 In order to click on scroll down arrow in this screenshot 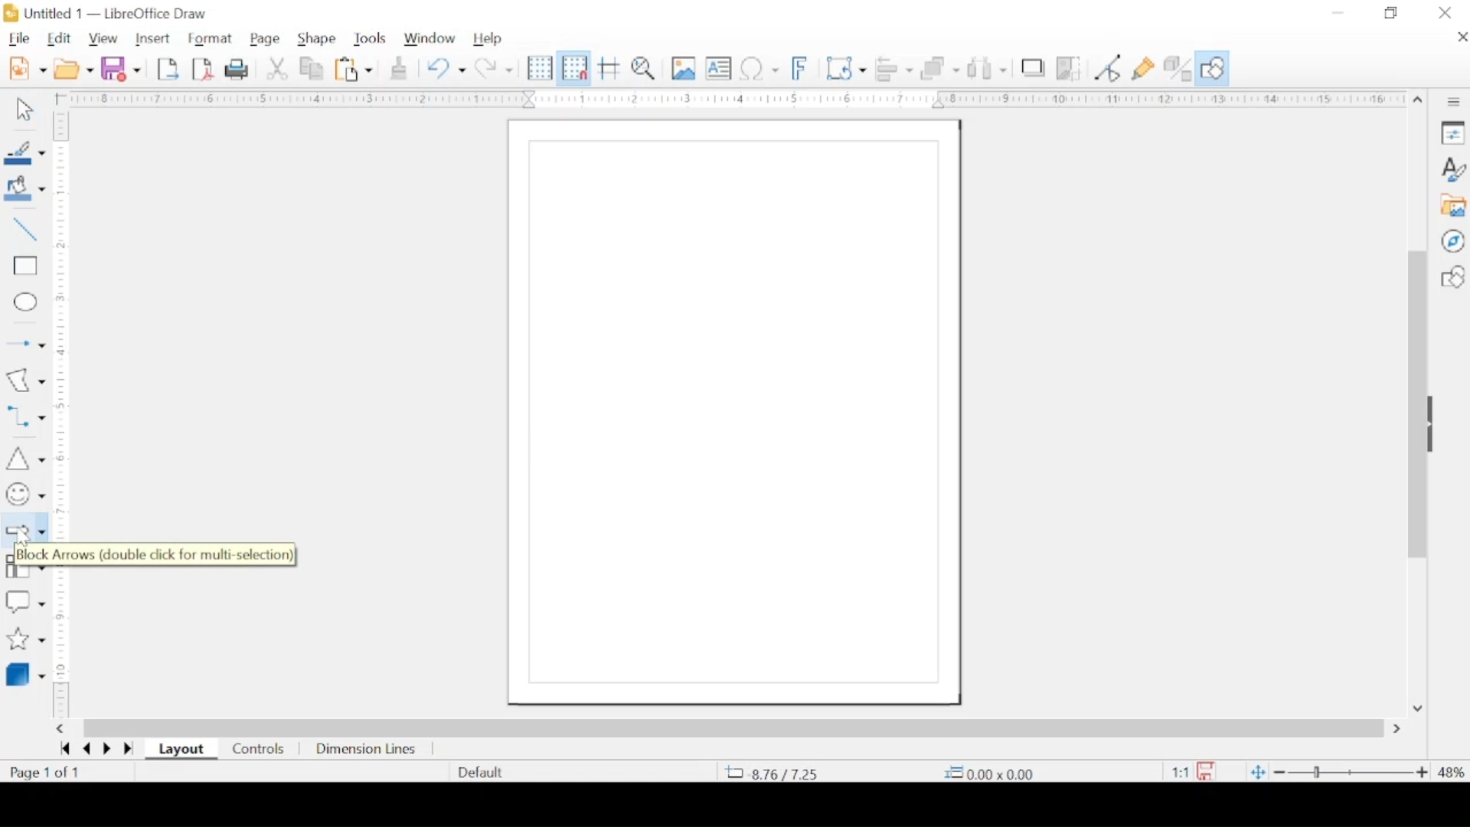, I will do `click(1417, 709)`.